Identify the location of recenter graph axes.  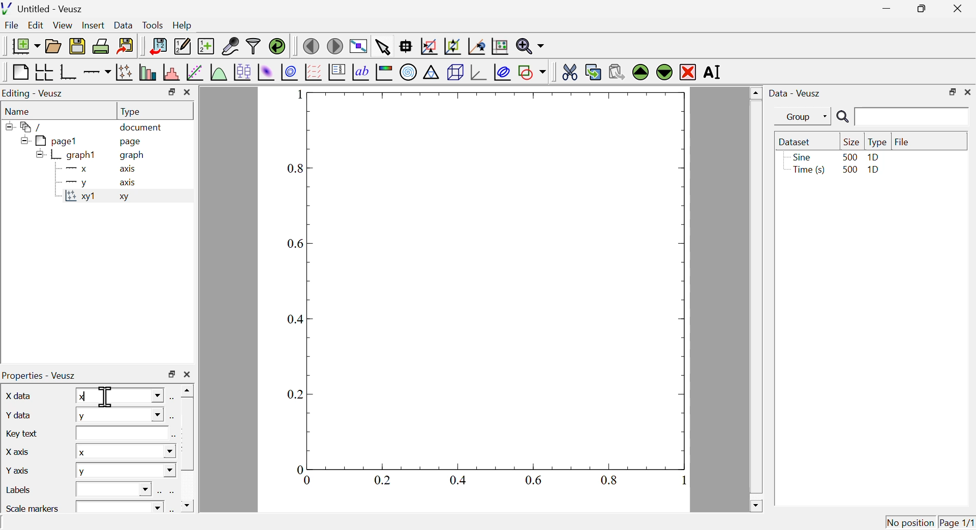
(477, 46).